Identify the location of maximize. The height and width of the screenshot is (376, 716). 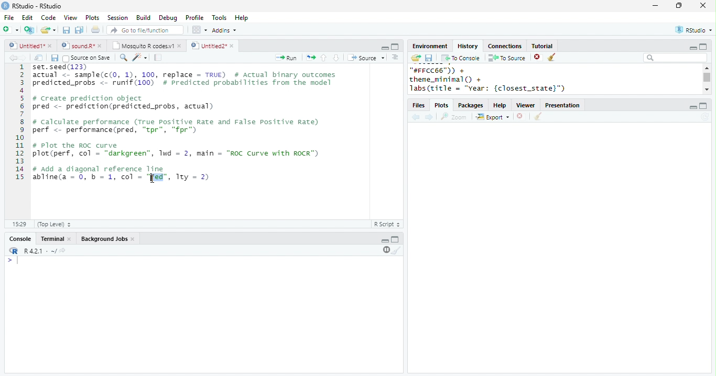
(395, 239).